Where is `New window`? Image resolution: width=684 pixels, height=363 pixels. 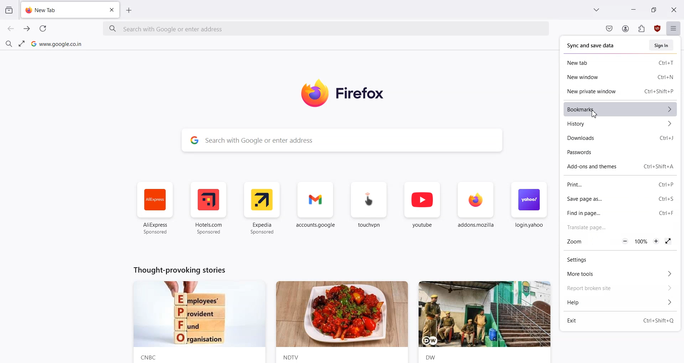 New window is located at coordinates (600, 77).